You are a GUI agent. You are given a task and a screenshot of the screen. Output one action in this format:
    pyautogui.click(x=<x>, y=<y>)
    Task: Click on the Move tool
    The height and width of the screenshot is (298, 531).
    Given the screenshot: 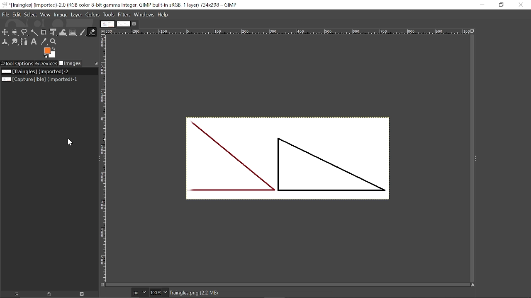 What is the action you would take?
    pyautogui.click(x=5, y=32)
    